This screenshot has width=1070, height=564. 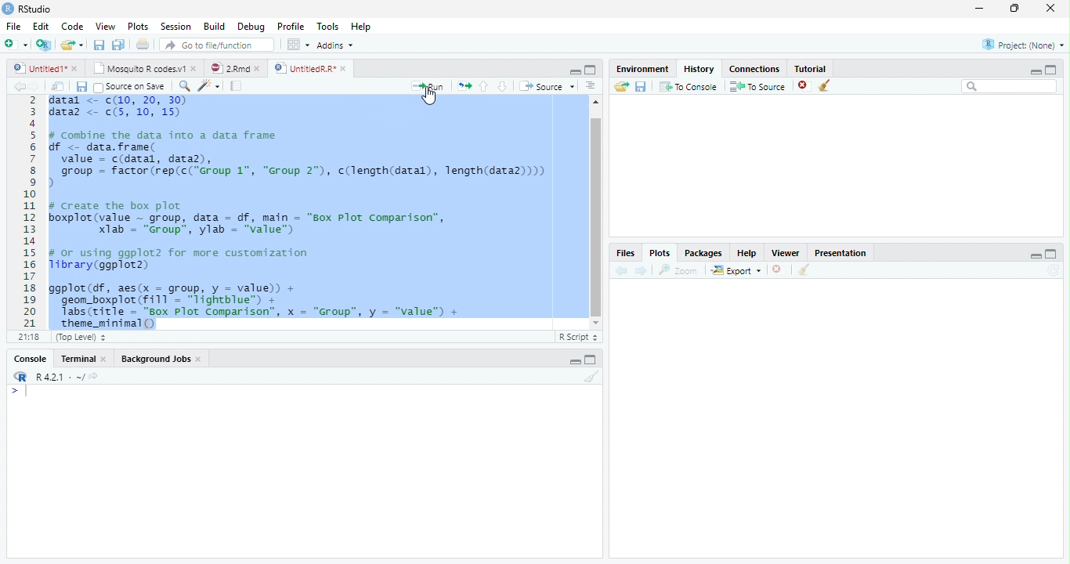 I want to click on Previous plot, so click(x=621, y=270).